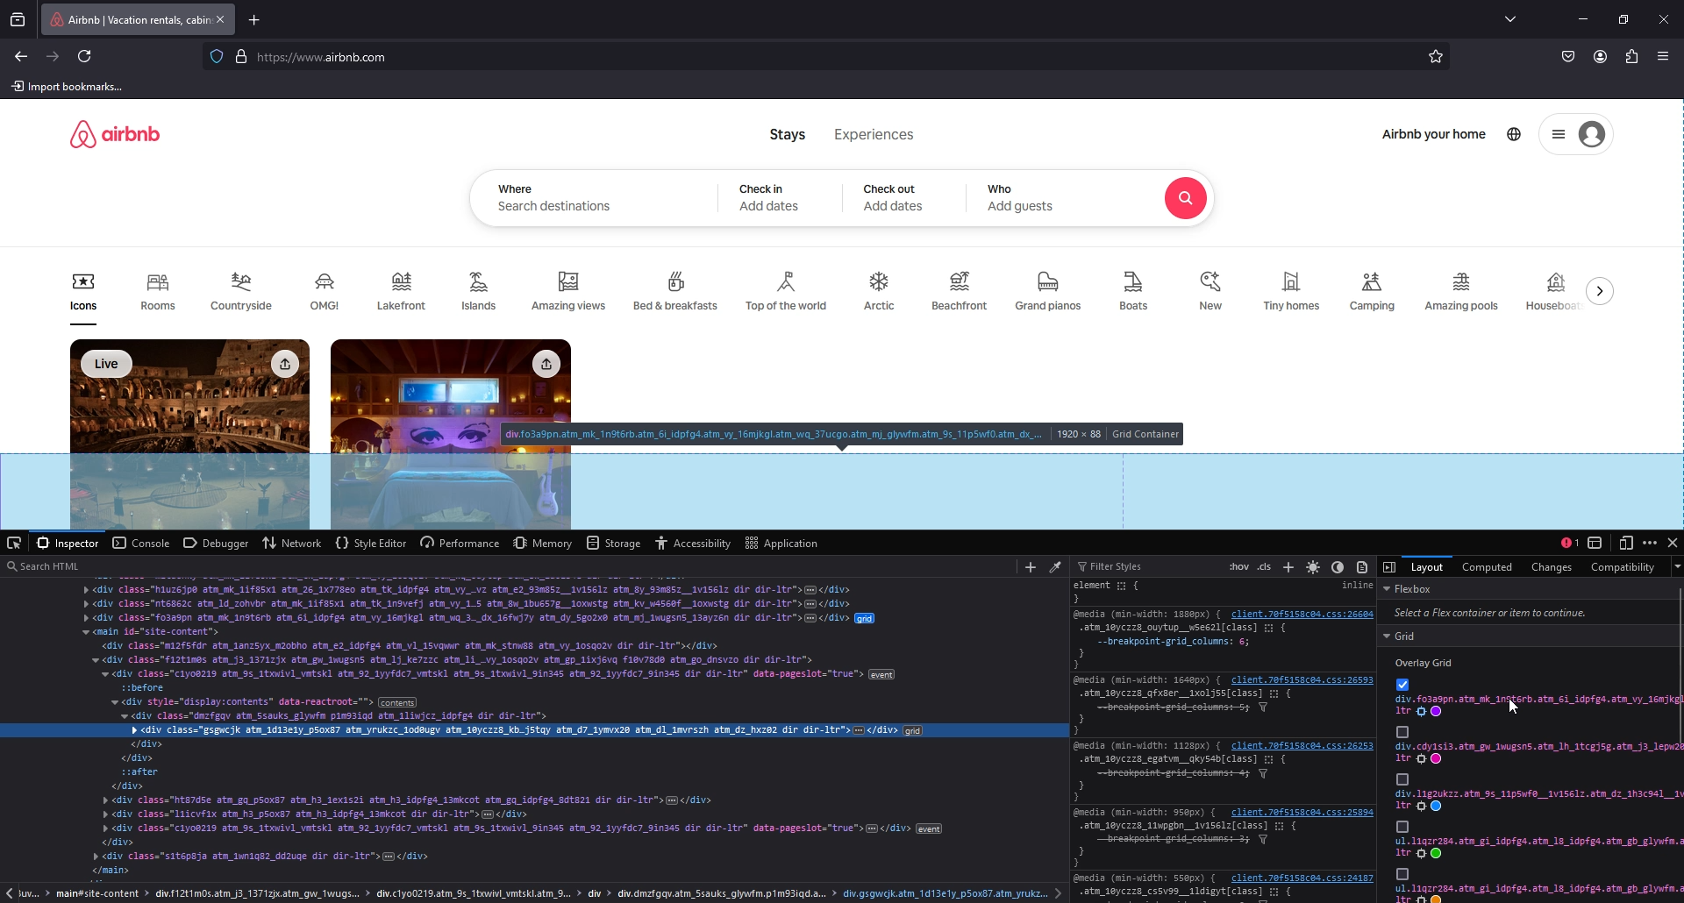  I want to click on debugger, so click(217, 542).